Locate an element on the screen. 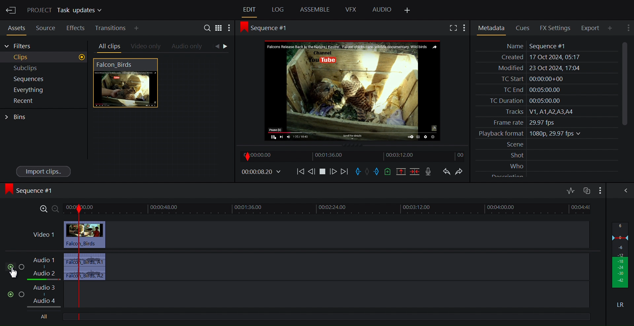  Timecodes and reels is located at coordinates (260, 172).